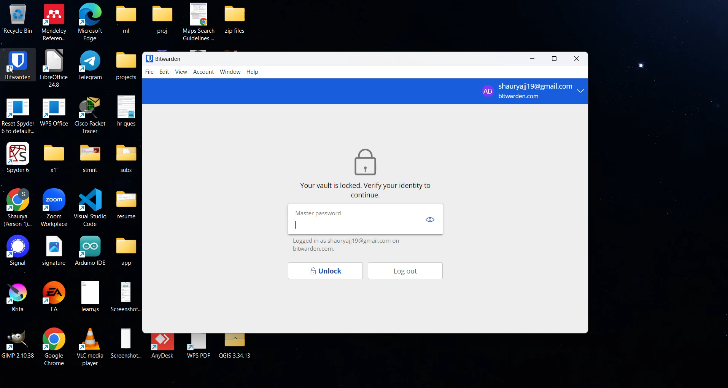 The height and width of the screenshot is (388, 728). I want to click on Visual Studio code, so click(90, 206).